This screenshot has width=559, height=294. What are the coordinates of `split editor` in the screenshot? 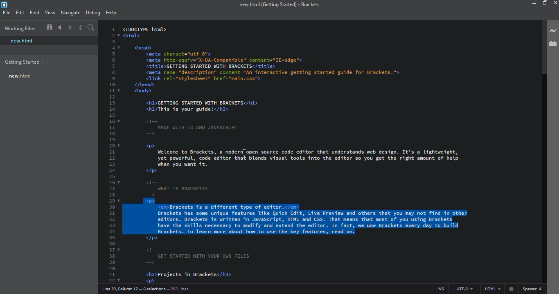 It's located at (80, 27).